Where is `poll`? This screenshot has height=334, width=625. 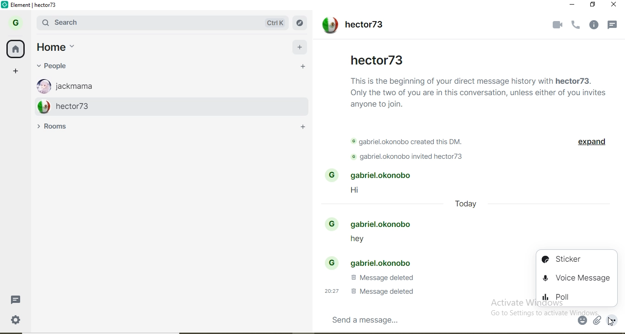
poll is located at coordinates (576, 297).